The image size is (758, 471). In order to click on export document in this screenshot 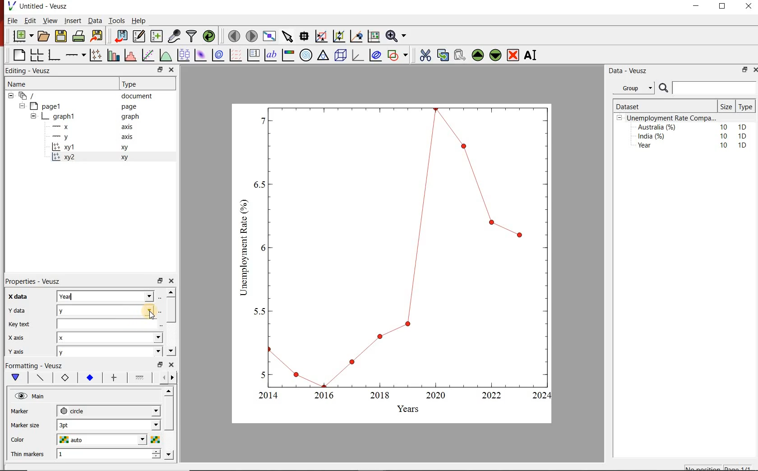, I will do `click(98, 35)`.